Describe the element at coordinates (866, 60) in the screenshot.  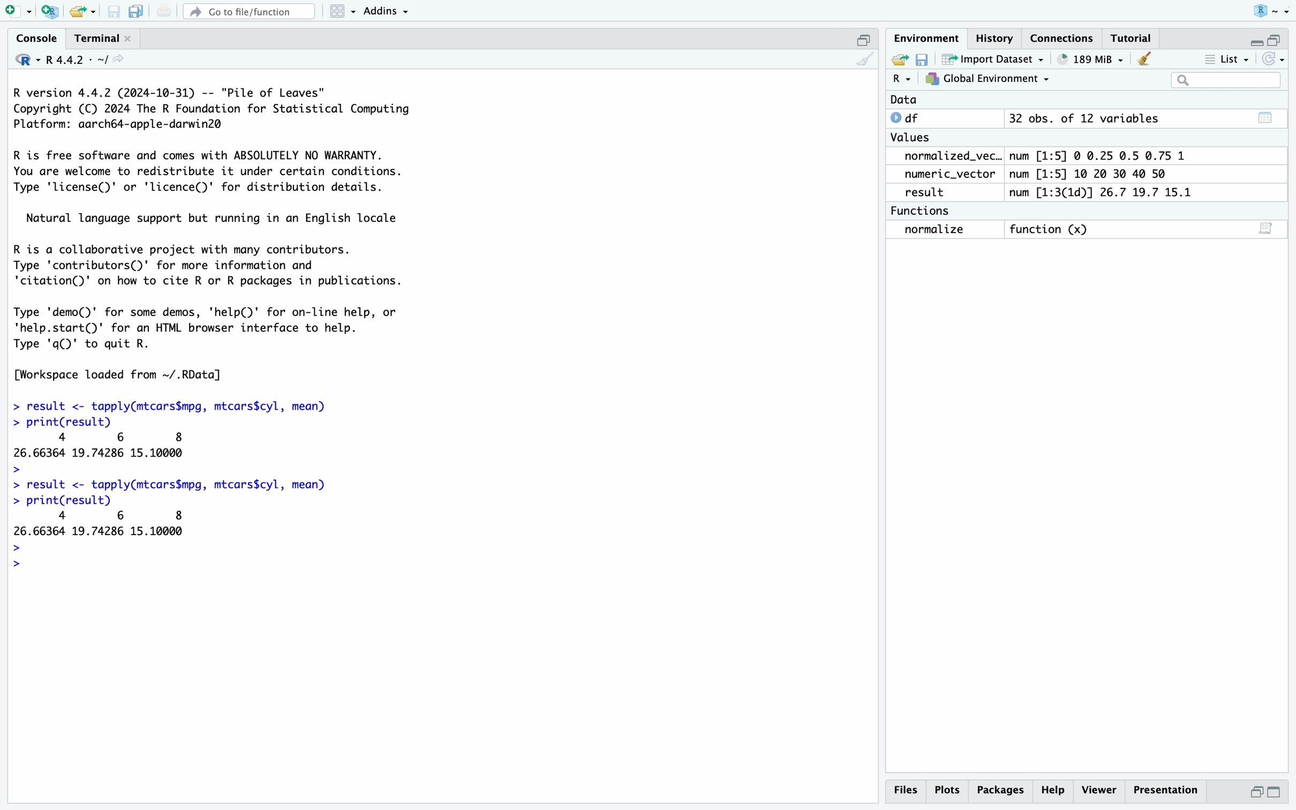
I see `Clear` at that location.